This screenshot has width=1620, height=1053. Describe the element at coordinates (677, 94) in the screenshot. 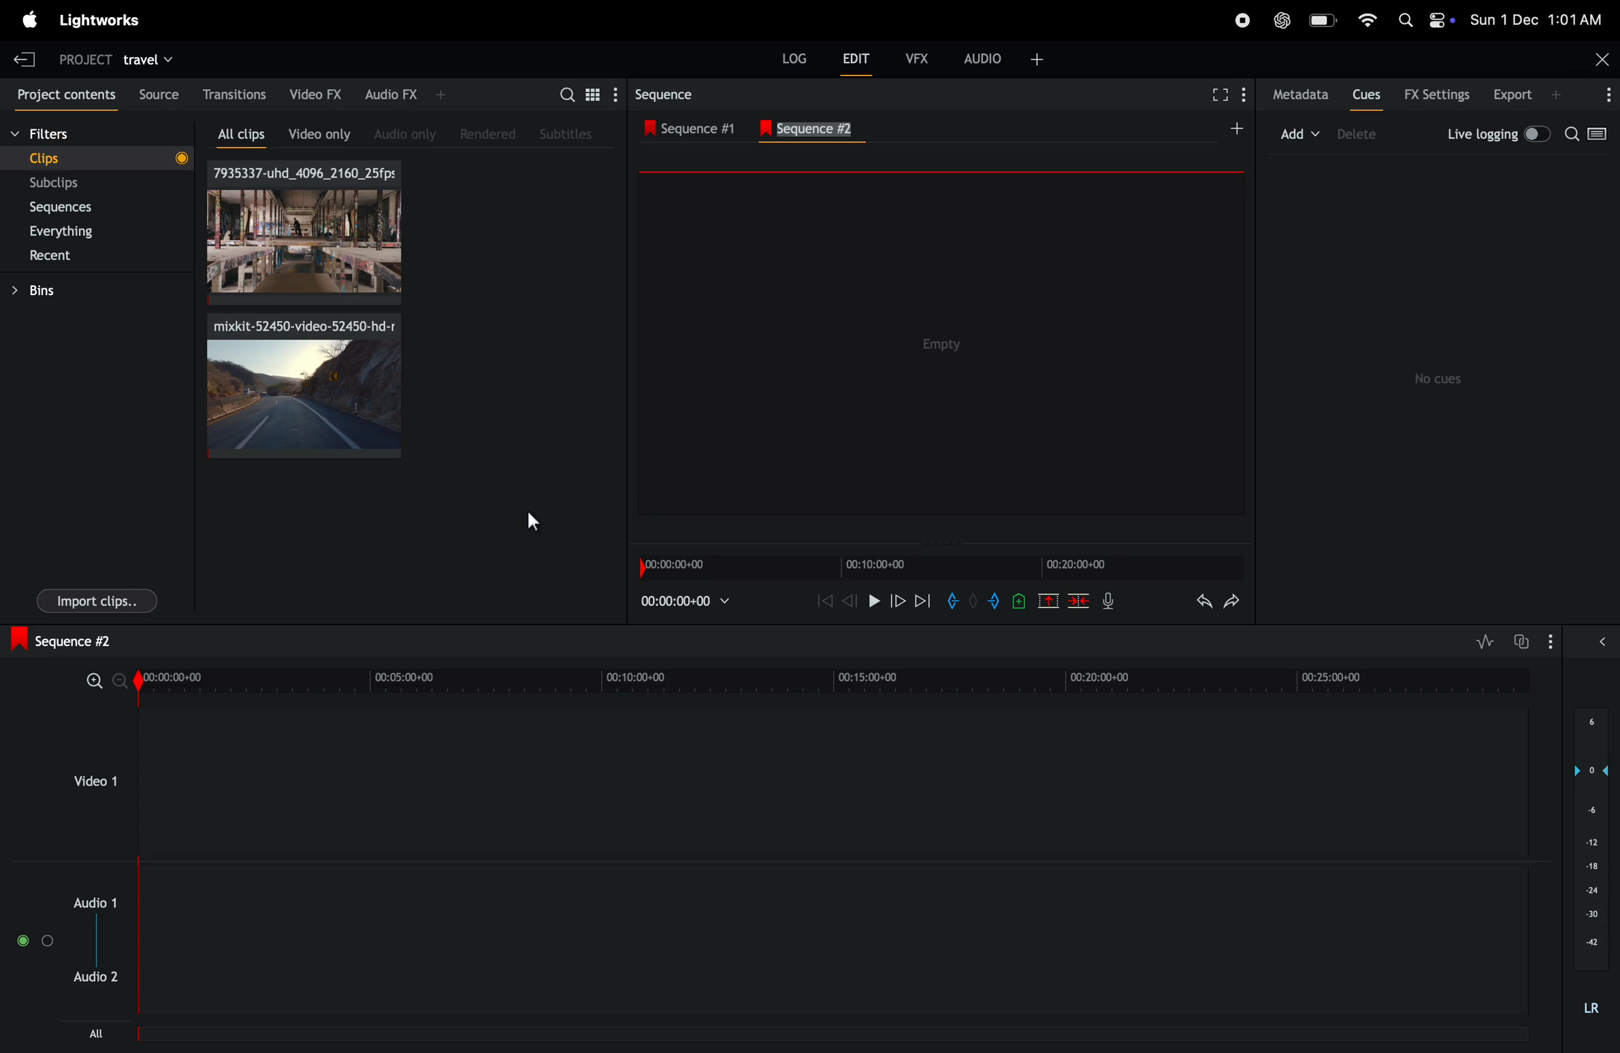

I see `sequence` at that location.